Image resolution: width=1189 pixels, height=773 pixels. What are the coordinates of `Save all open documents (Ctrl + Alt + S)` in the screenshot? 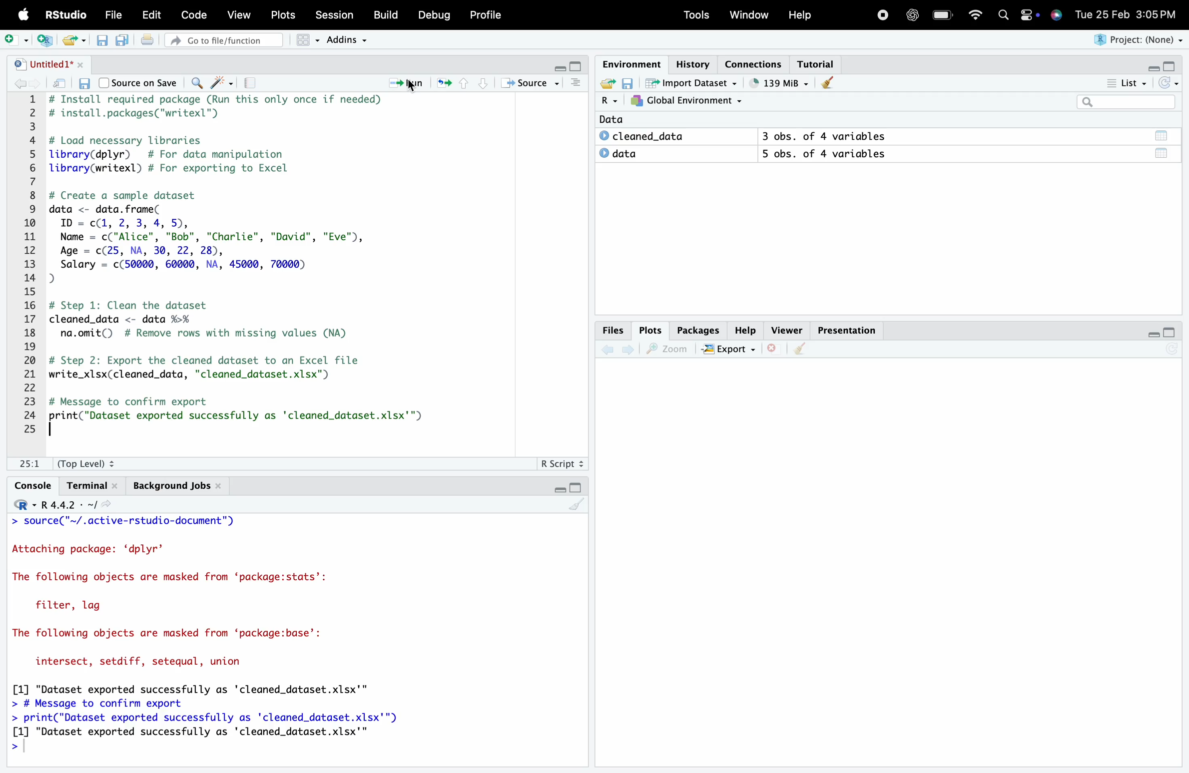 It's located at (123, 41).